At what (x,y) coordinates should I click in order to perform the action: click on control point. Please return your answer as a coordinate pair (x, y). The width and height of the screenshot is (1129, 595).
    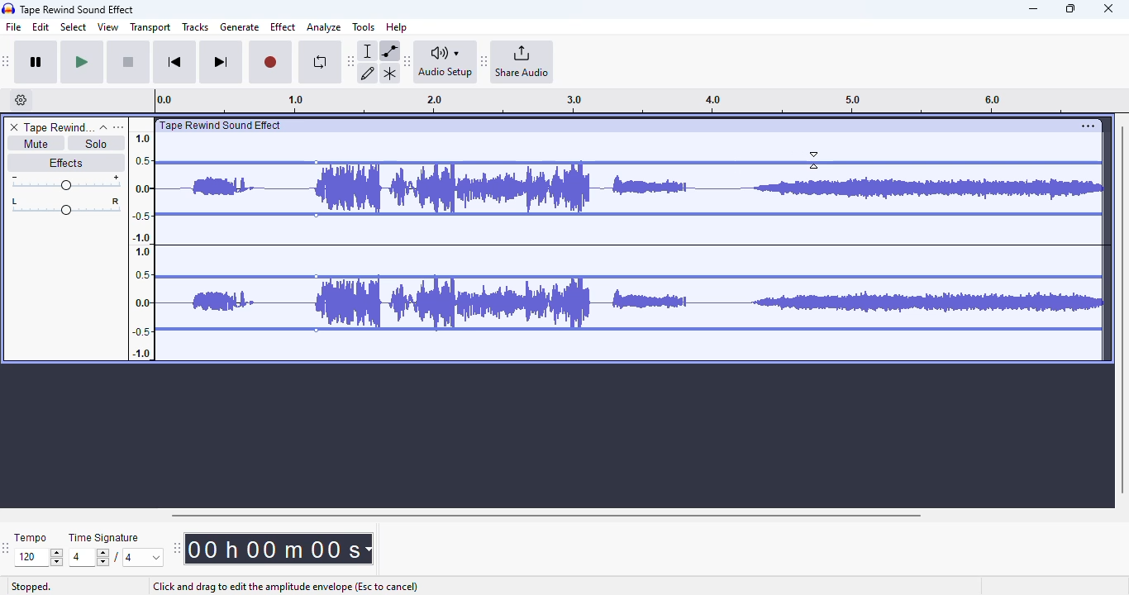
    Looking at the image, I should click on (316, 330).